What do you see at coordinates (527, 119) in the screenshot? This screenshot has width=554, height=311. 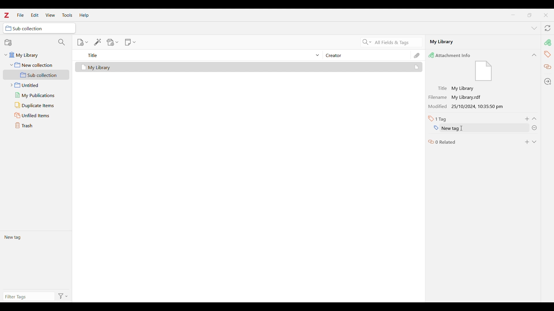 I see `Add` at bounding box center [527, 119].